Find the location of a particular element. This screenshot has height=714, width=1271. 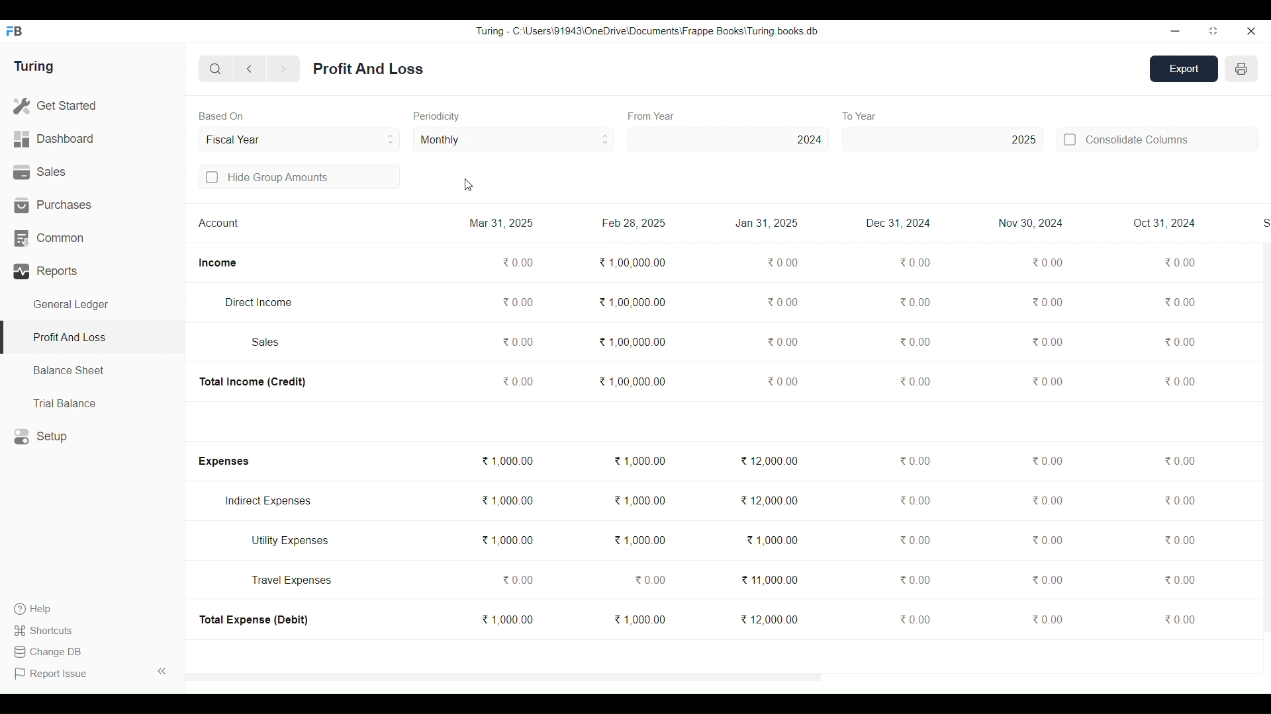

Mar 31, 2025 is located at coordinates (501, 223).